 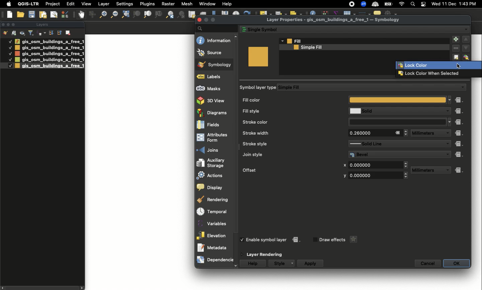 I want to click on Single symbol, so click(x=347, y=29).